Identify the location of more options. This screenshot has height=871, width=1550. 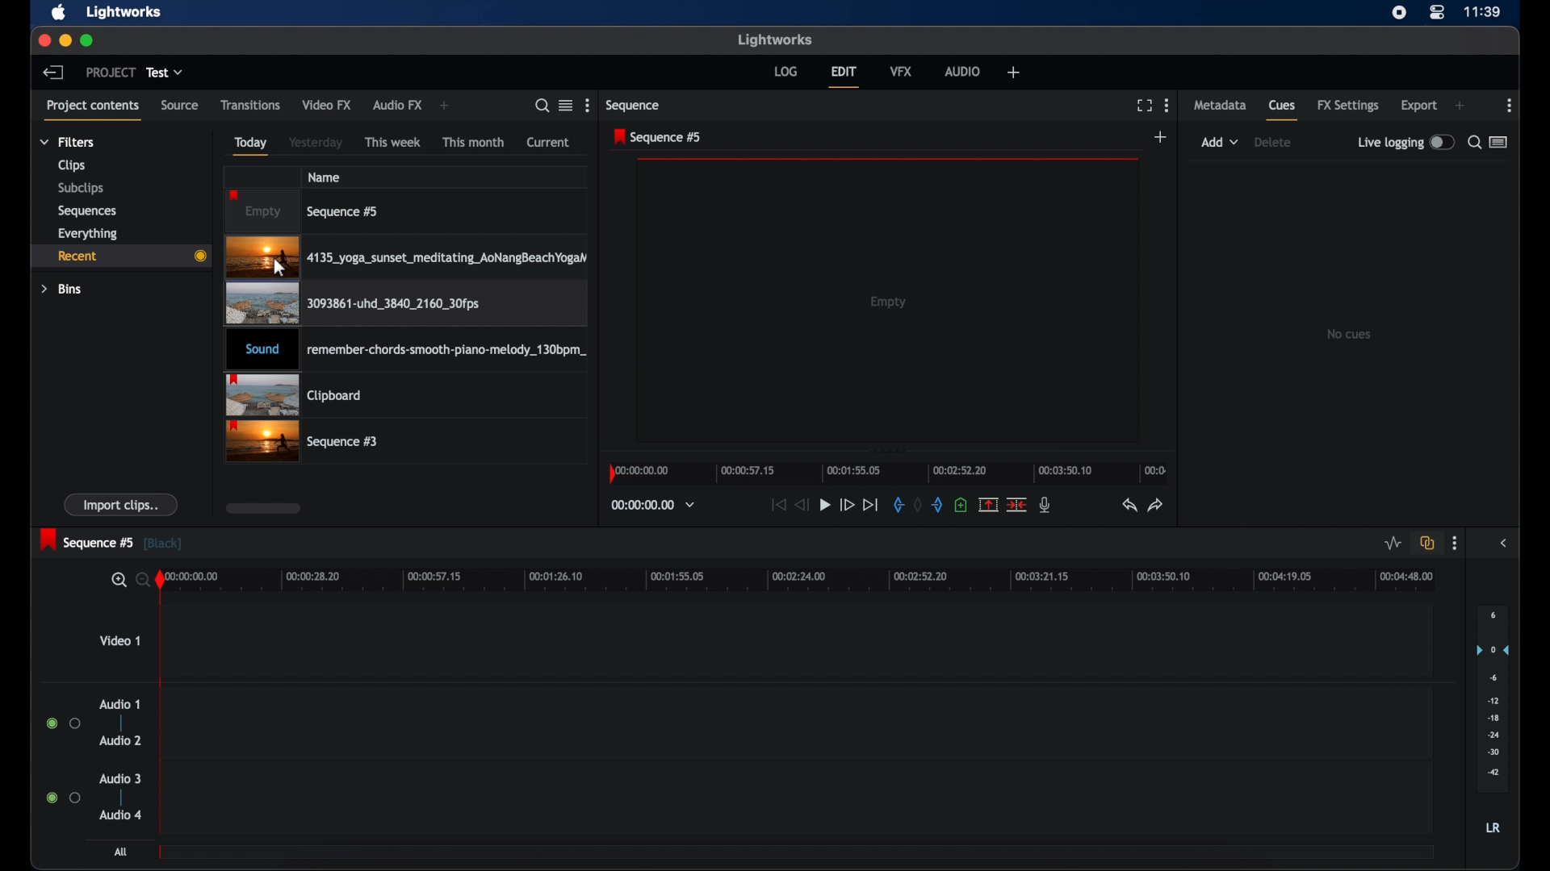
(587, 105).